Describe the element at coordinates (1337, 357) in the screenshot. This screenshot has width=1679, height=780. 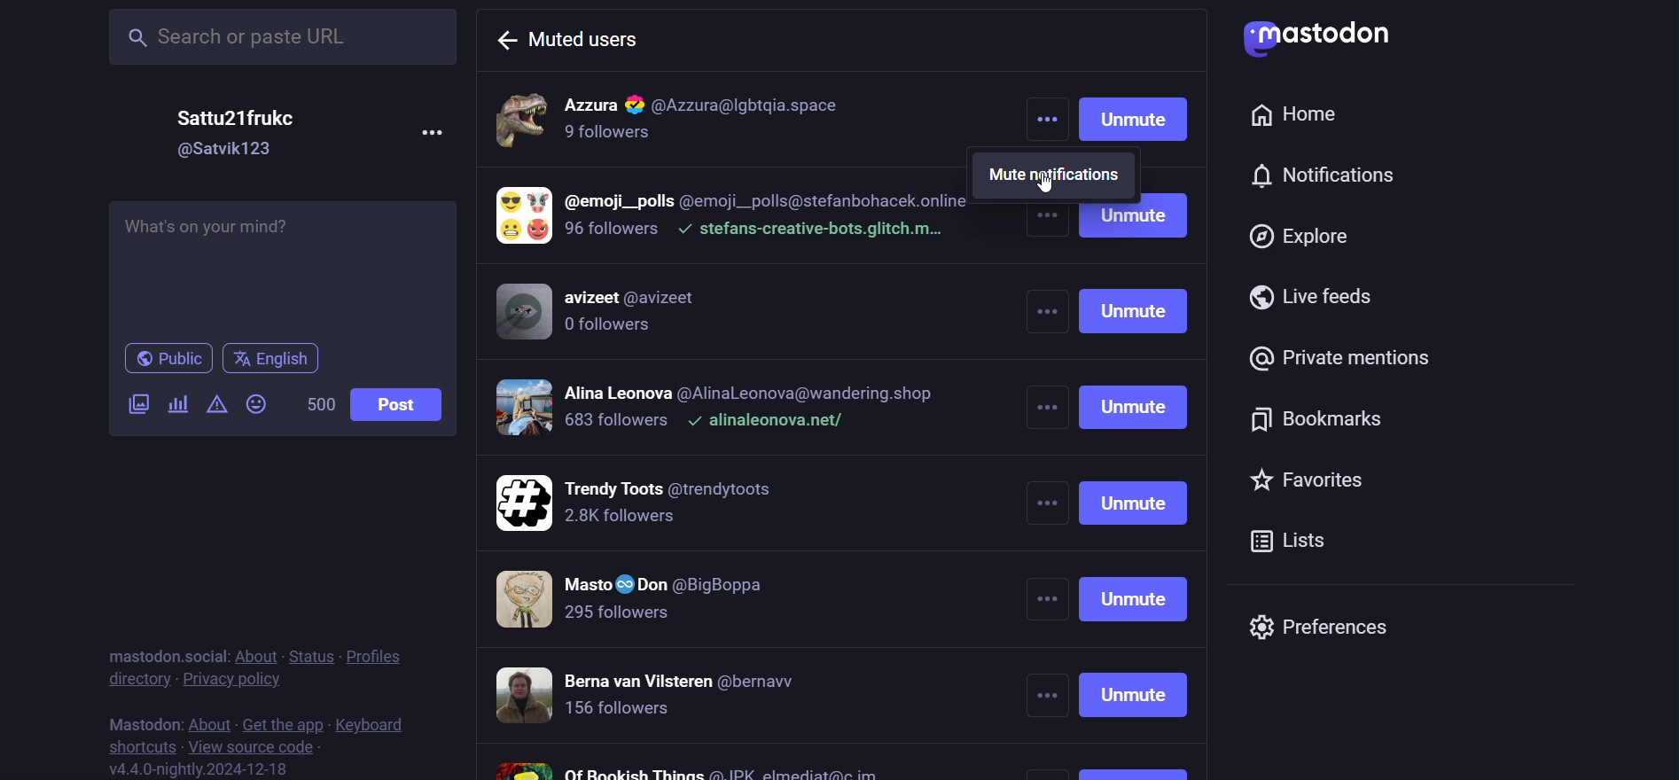
I see `private mention` at that location.